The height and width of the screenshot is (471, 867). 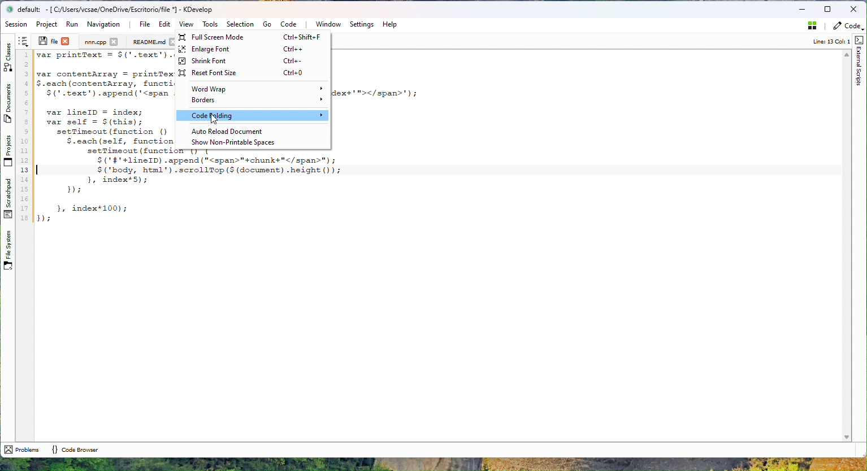 What do you see at coordinates (826, 42) in the screenshot?
I see `info` at bounding box center [826, 42].